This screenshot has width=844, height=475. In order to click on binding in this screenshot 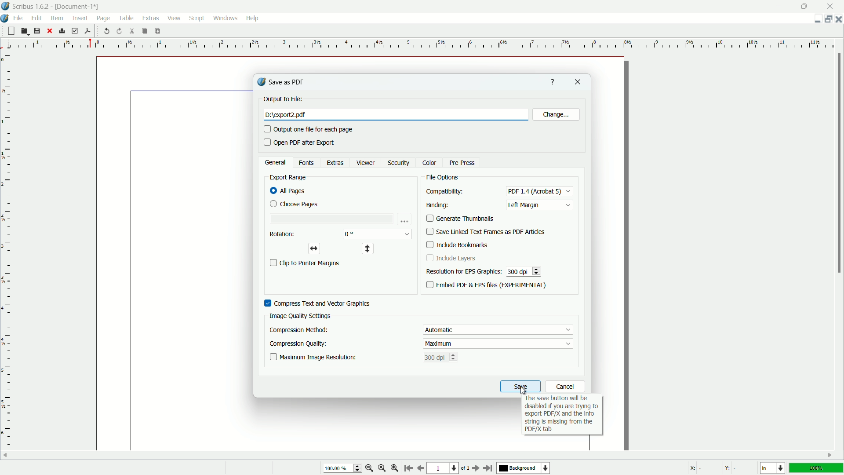, I will do `click(437, 205)`.